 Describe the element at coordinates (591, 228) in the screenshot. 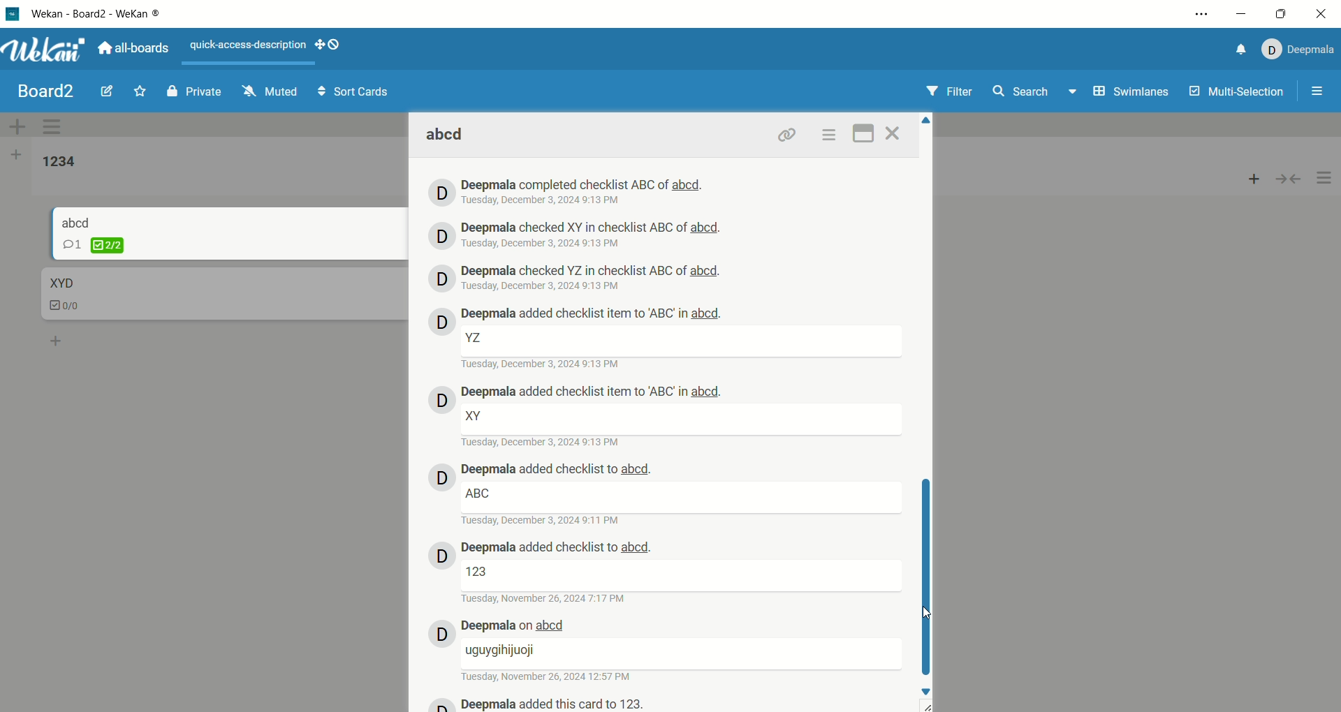

I see `deepmala history` at that location.